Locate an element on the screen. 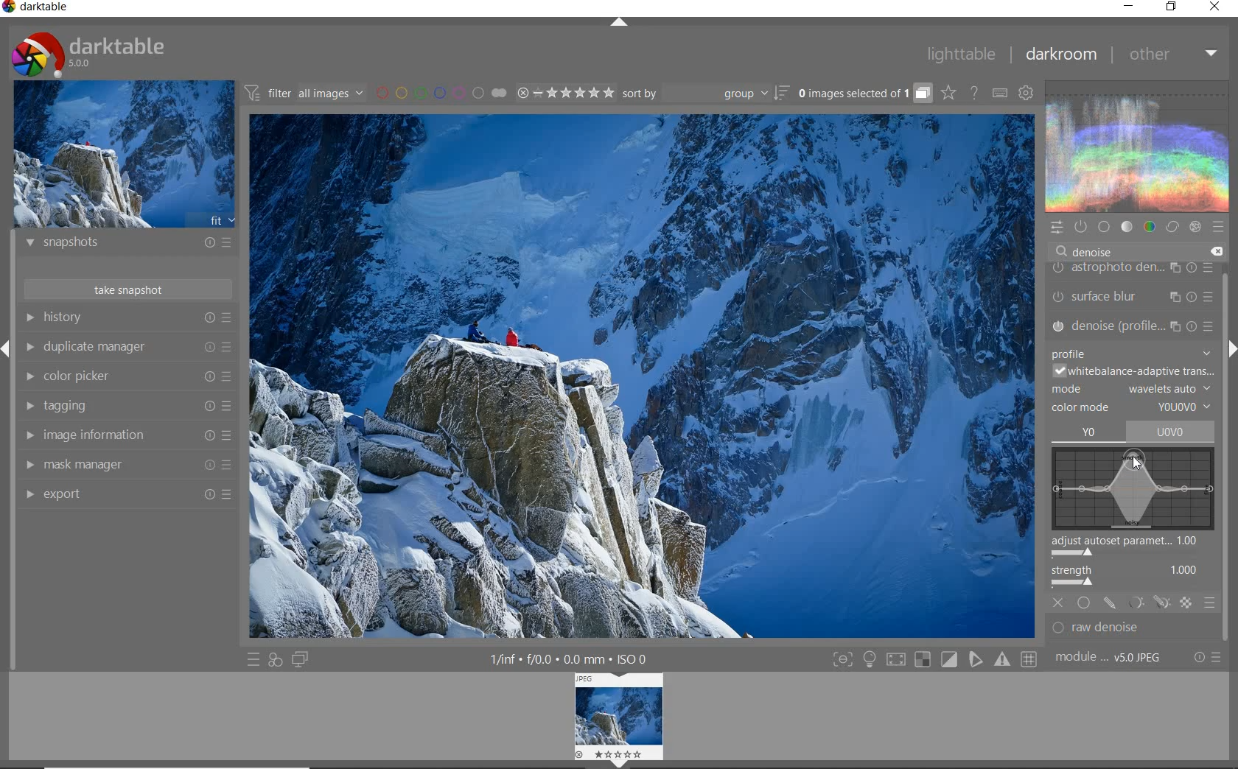  duplicate manager is located at coordinates (127, 347).